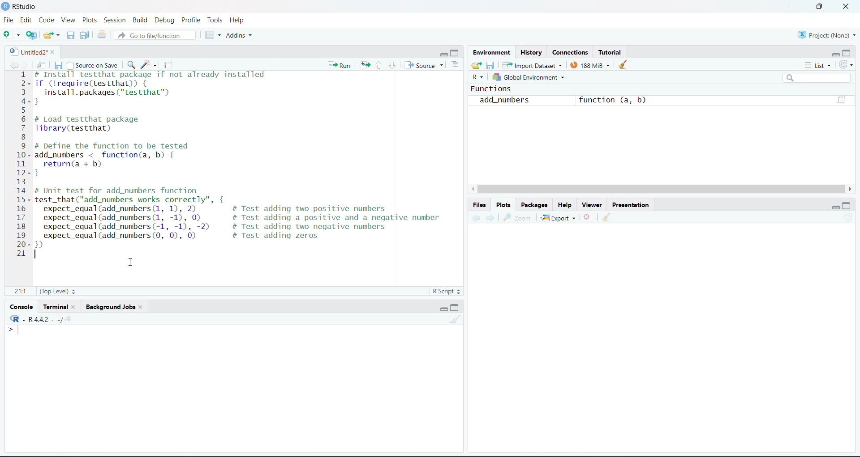 The image size is (860, 457). I want to click on print the current file, so click(102, 35).